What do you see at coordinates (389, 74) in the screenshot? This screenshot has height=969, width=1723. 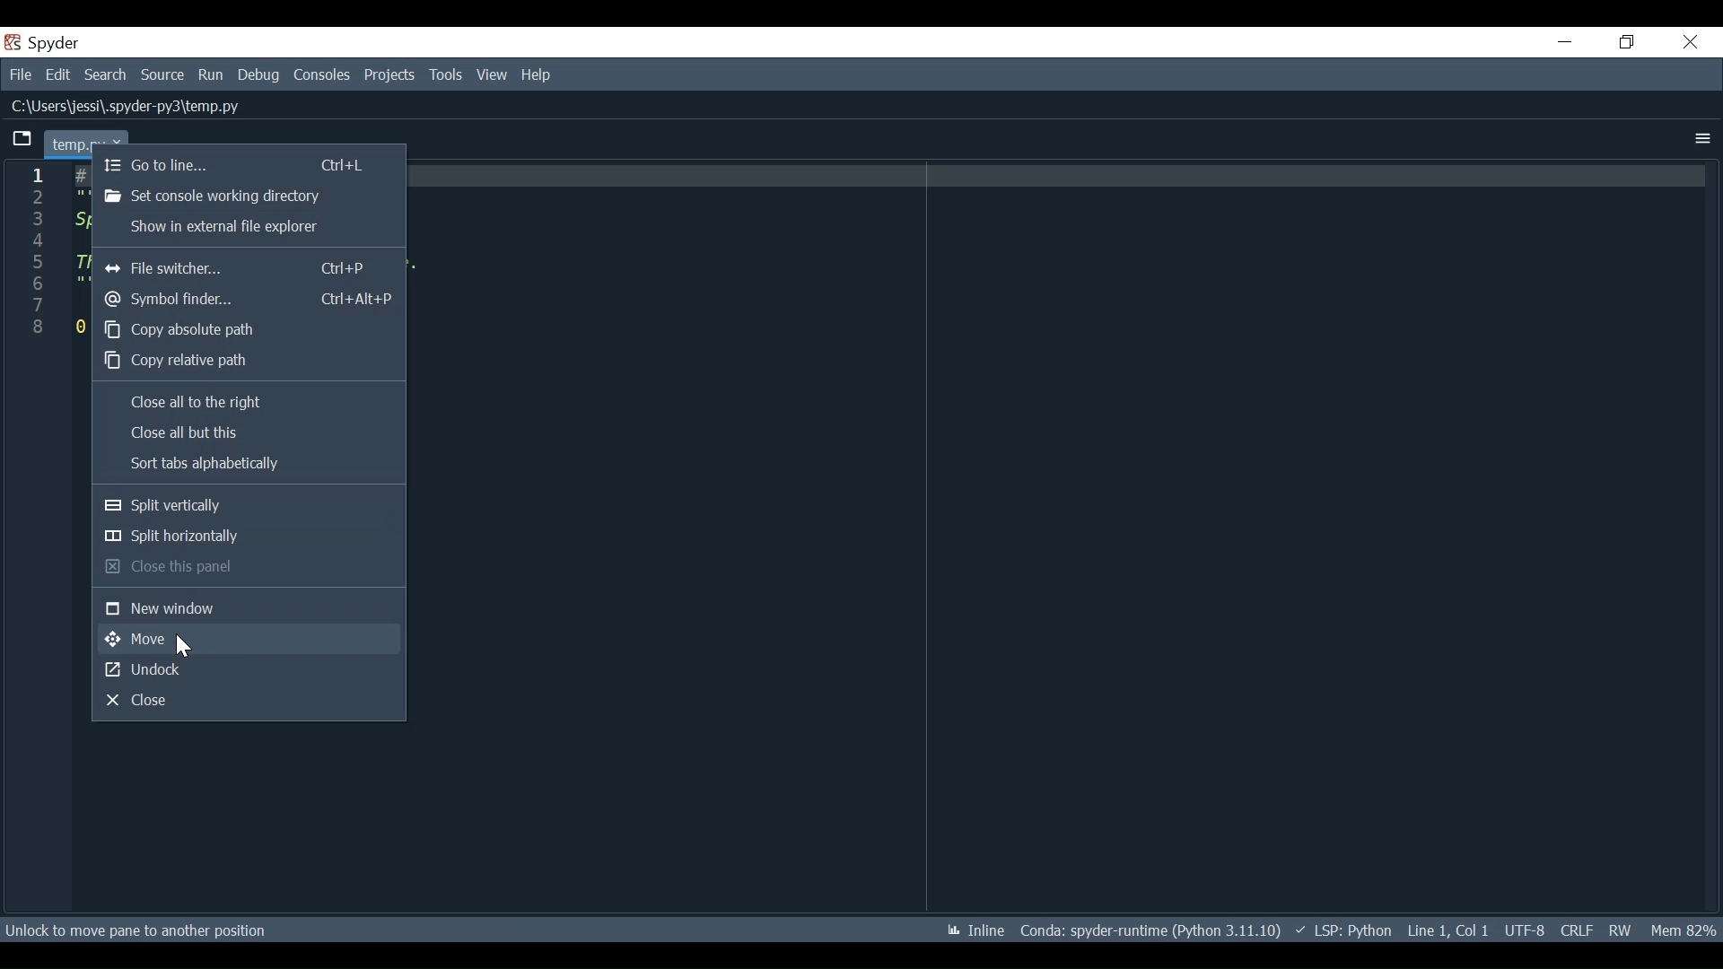 I see `Projects` at bounding box center [389, 74].